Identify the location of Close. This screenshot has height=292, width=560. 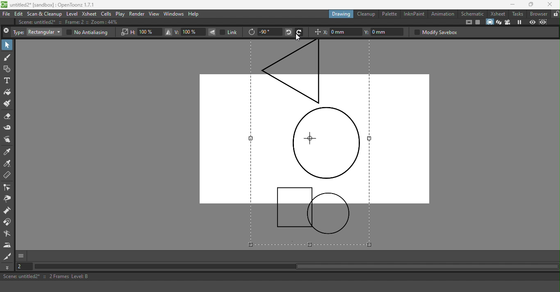
(6, 32).